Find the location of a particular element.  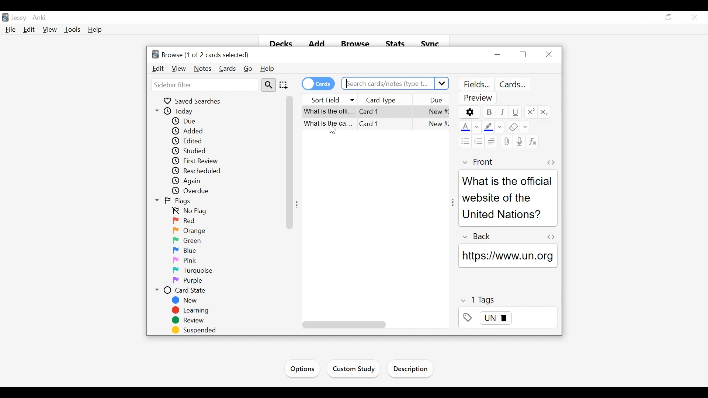

Get Started is located at coordinates (305, 368).